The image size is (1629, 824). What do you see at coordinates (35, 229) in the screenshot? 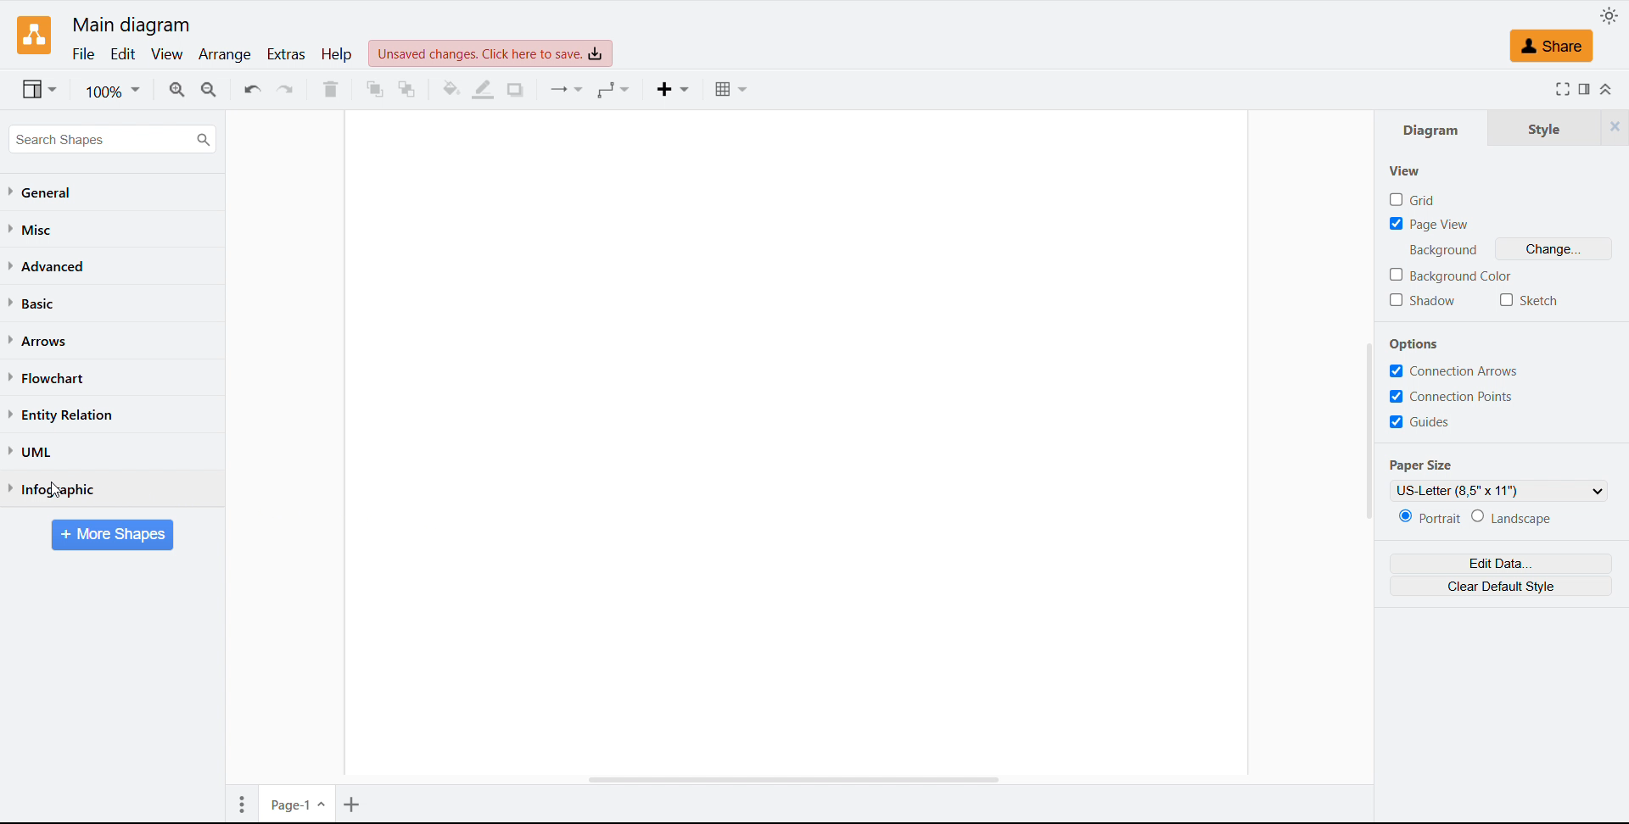
I see `Miscellaneous ` at bounding box center [35, 229].